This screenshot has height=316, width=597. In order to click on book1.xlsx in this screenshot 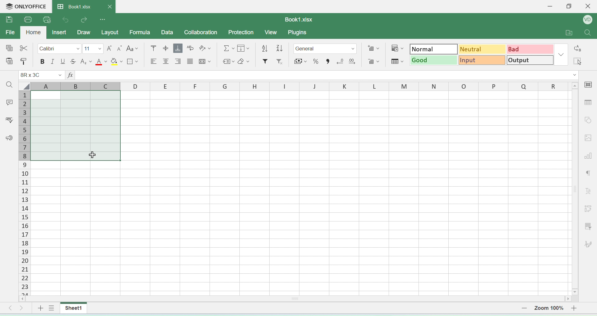, I will do `click(85, 6)`.